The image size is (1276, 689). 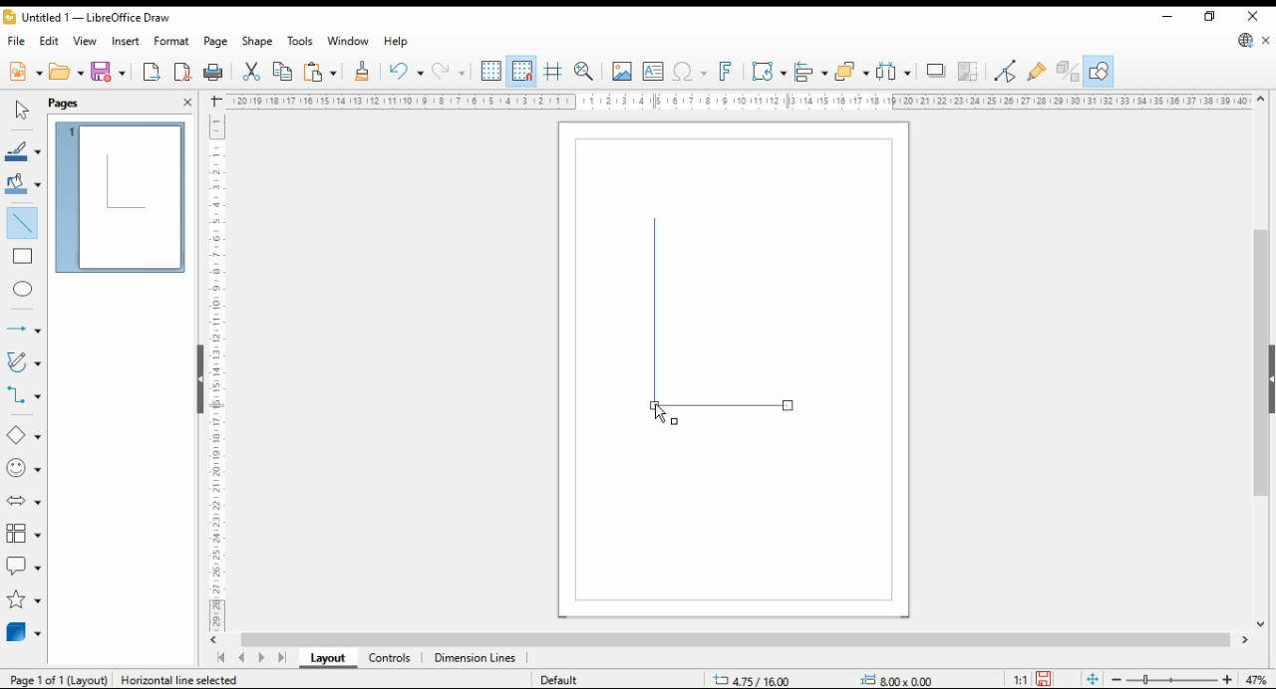 I want to click on format, so click(x=172, y=41).